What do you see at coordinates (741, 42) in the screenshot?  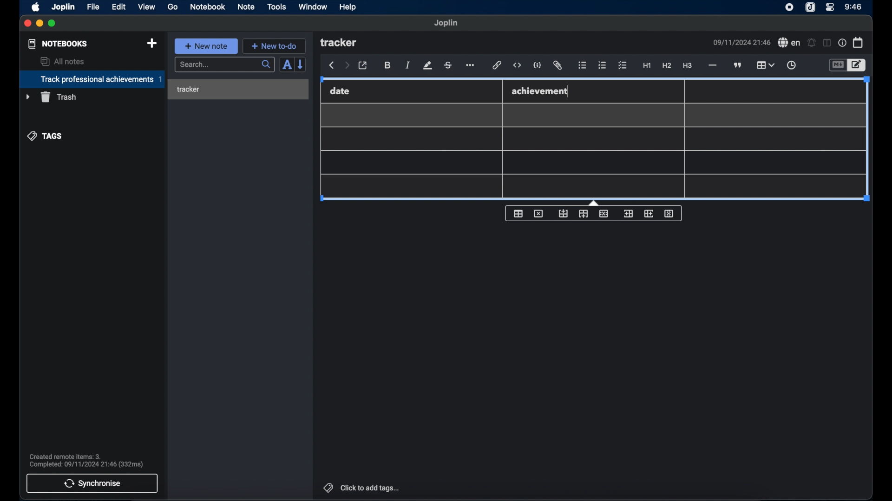 I see `date and time` at bounding box center [741, 42].